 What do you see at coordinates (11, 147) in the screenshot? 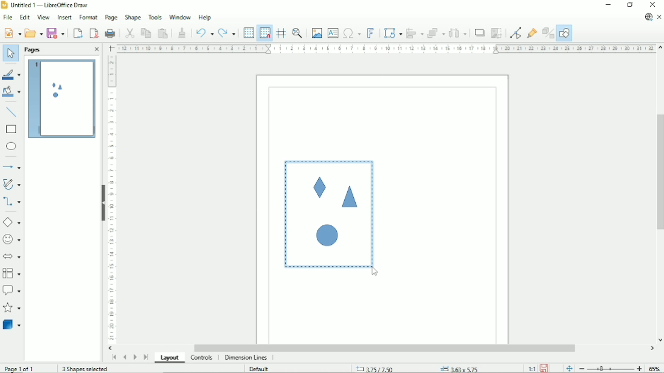
I see `Ellipse` at bounding box center [11, 147].